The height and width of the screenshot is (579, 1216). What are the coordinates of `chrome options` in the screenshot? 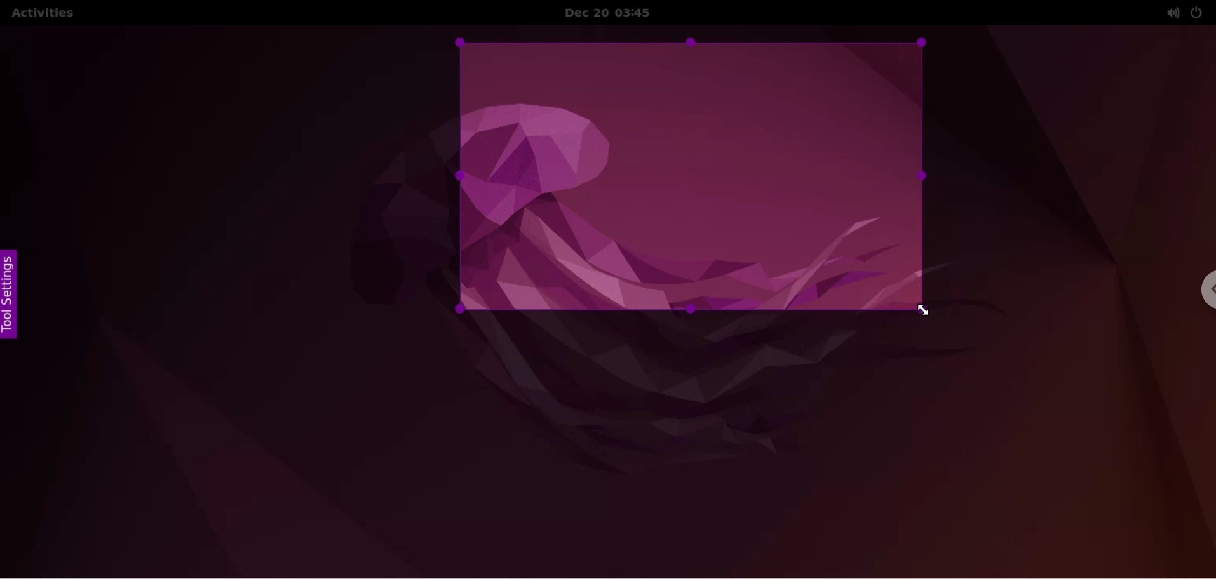 It's located at (1200, 293).